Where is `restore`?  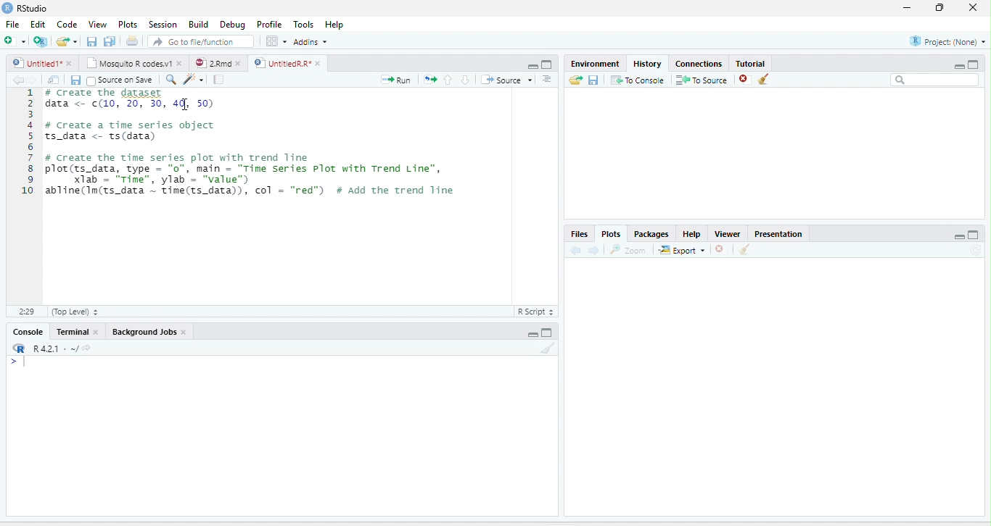 restore is located at coordinates (940, 8).